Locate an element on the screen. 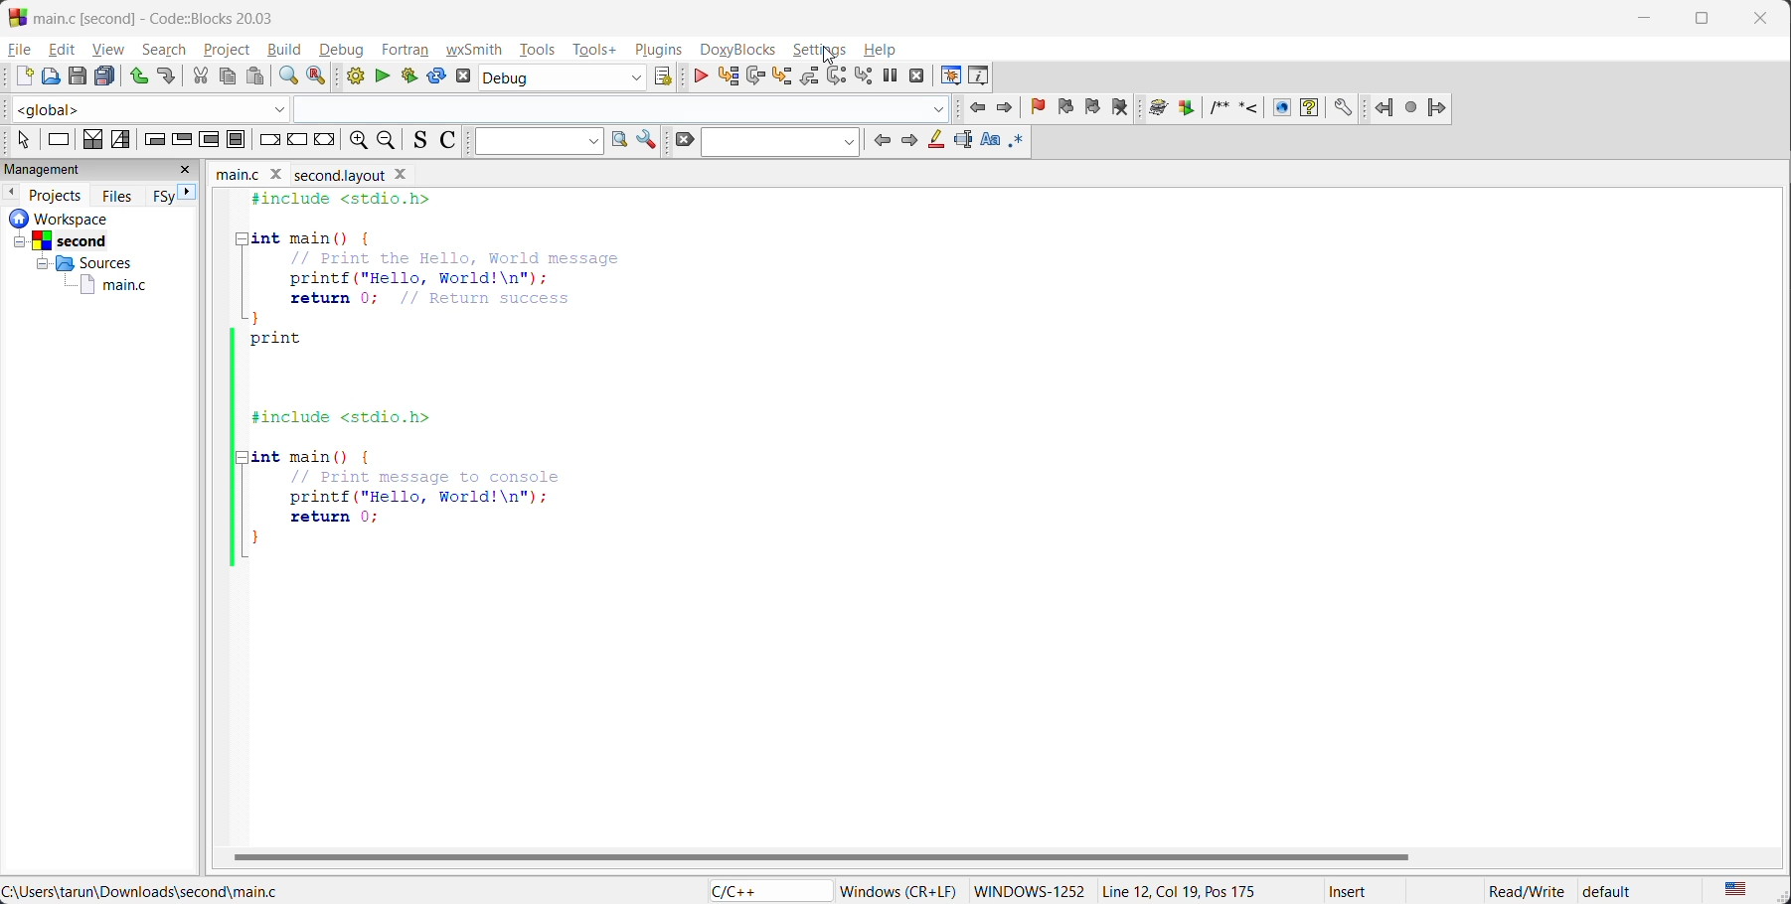  build target is located at coordinates (561, 76).